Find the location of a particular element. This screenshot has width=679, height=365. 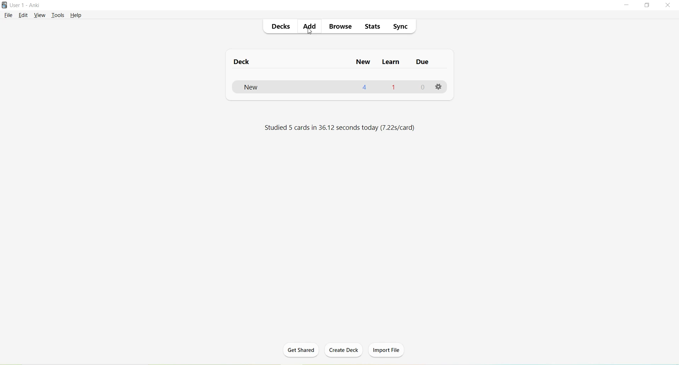

1 is located at coordinates (395, 88).